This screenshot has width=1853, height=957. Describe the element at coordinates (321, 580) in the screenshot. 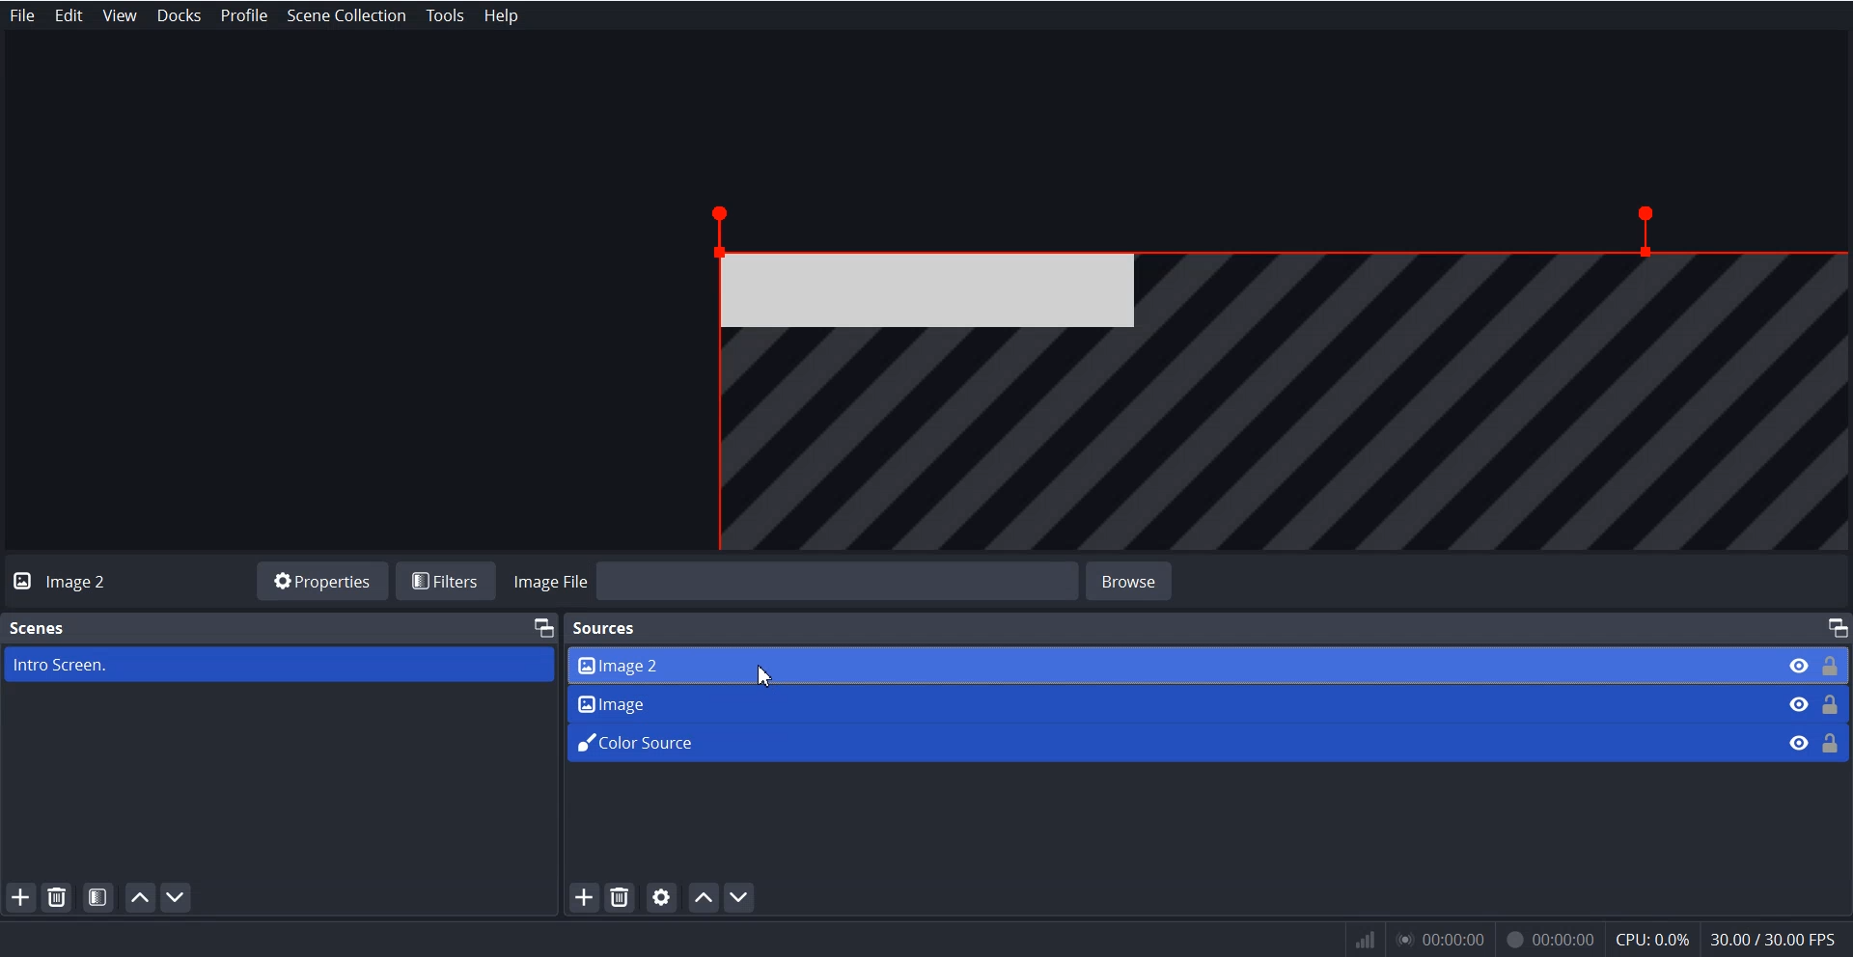

I see `Properties` at that location.